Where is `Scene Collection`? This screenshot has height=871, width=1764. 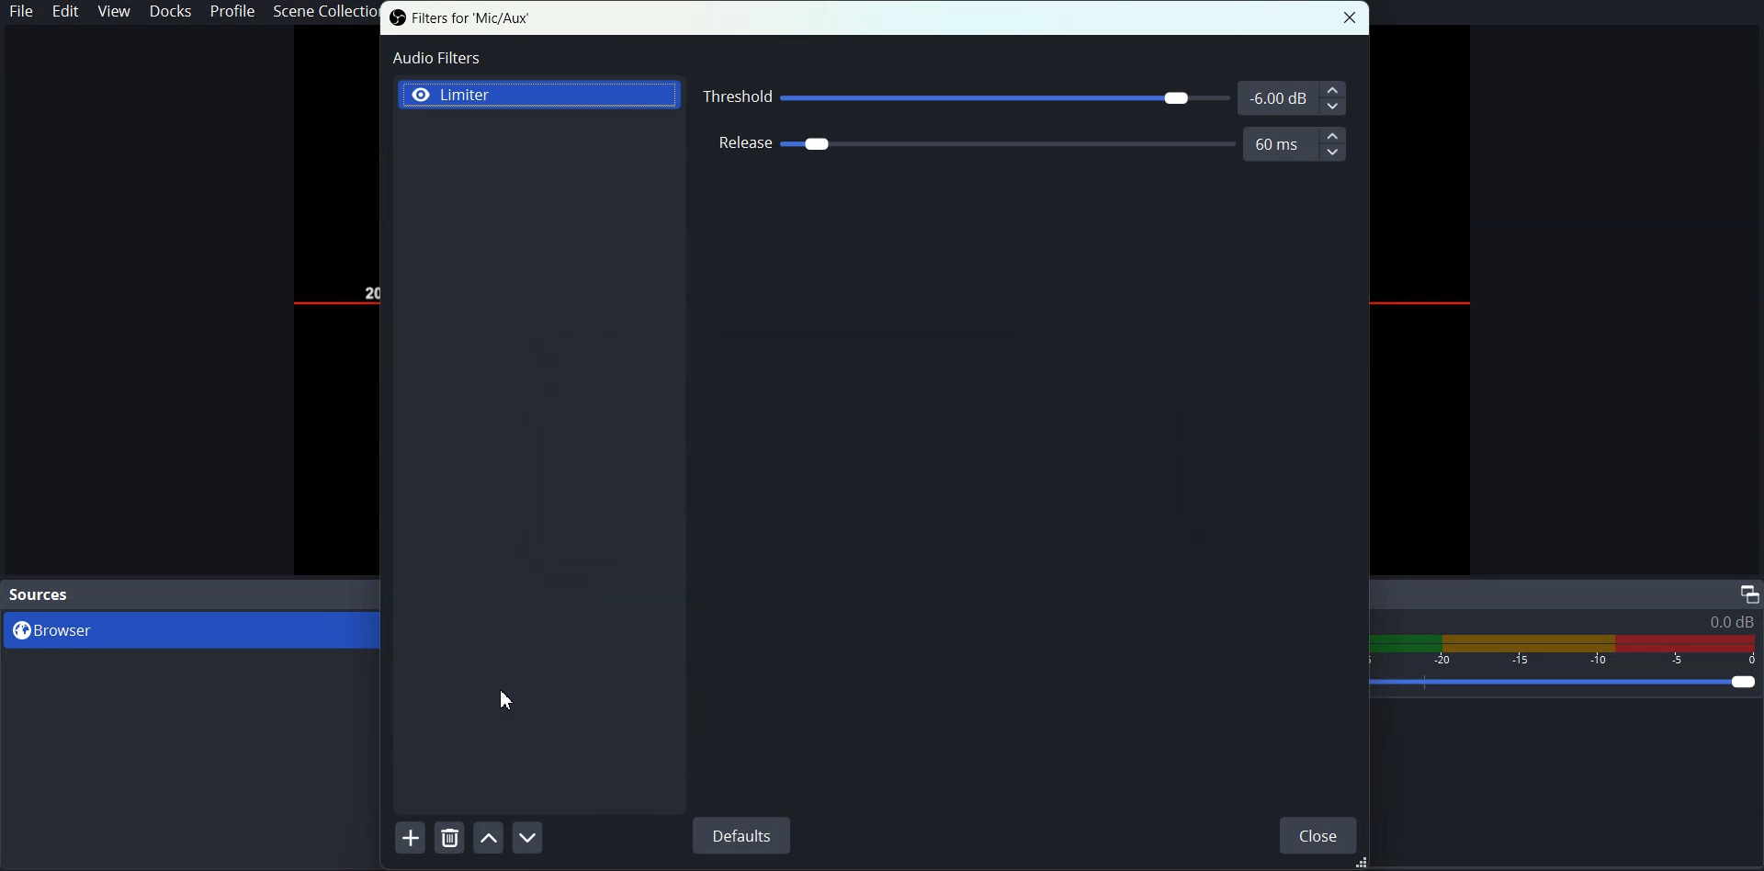 Scene Collection is located at coordinates (322, 12).